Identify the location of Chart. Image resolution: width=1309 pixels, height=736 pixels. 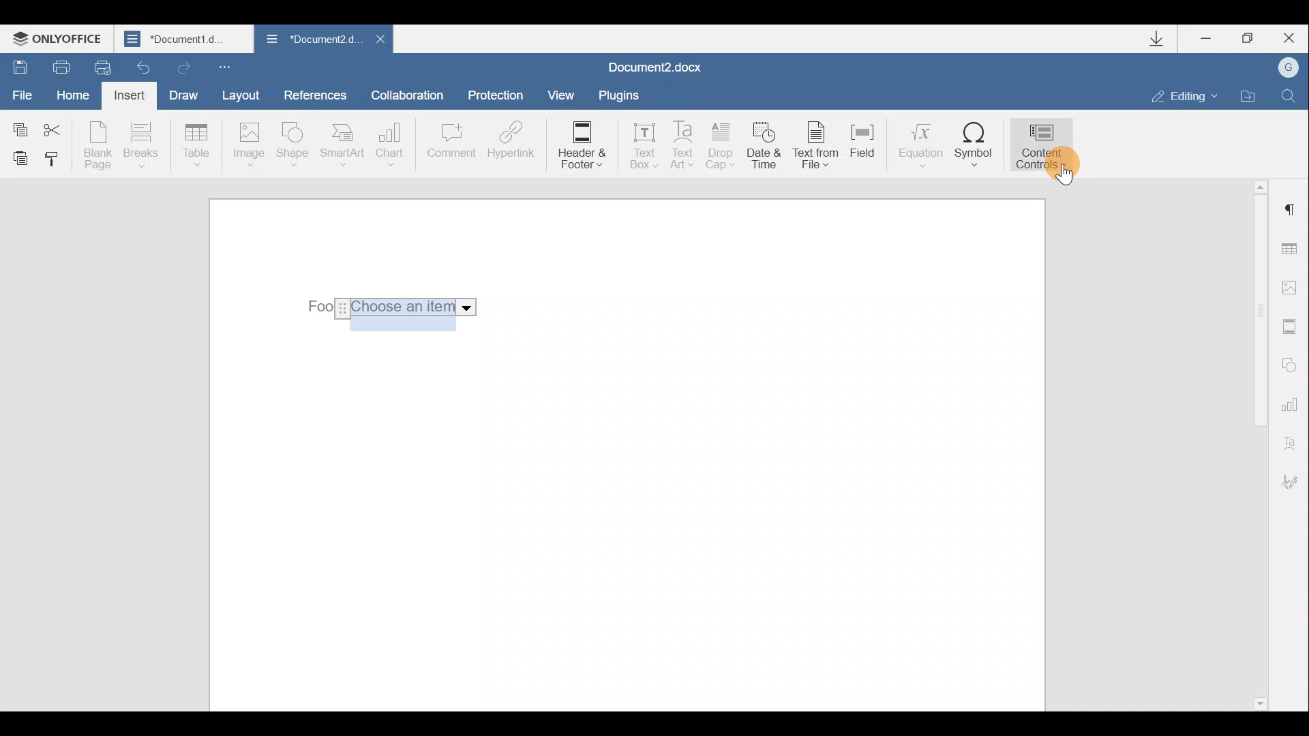
(393, 144).